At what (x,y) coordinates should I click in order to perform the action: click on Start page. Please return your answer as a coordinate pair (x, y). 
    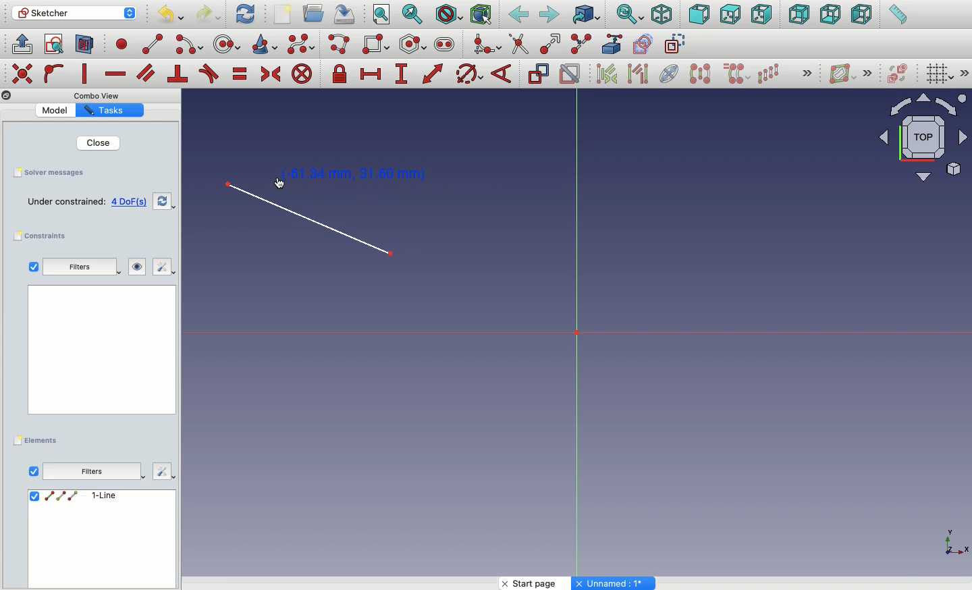
    Looking at the image, I should click on (536, 583).